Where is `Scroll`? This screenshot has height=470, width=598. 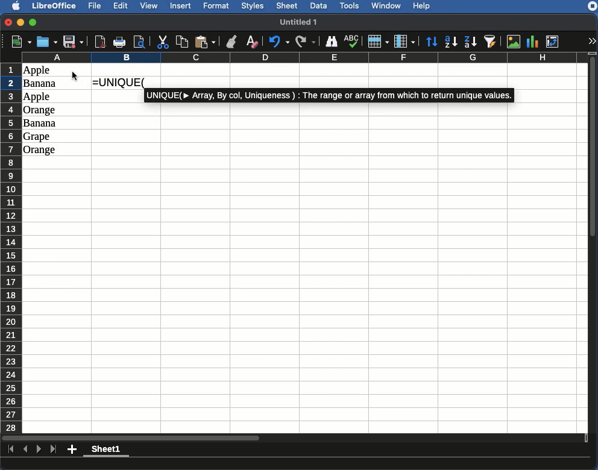
Scroll is located at coordinates (293, 438).